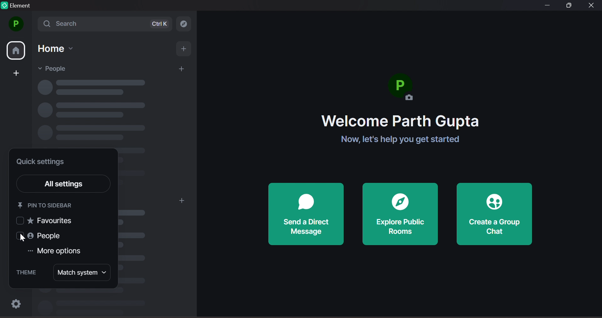  What do you see at coordinates (56, 49) in the screenshot?
I see `home` at bounding box center [56, 49].